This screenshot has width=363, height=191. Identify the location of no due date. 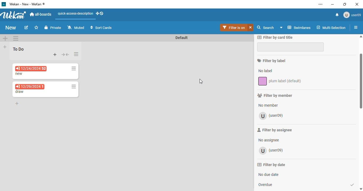
(269, 174).